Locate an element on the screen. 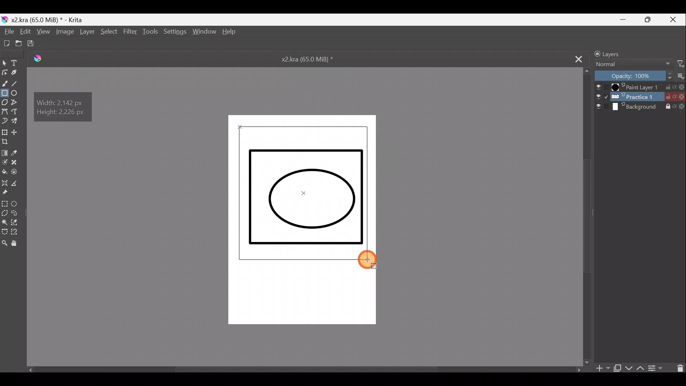  Maximize is located at coordinates (651, 20).